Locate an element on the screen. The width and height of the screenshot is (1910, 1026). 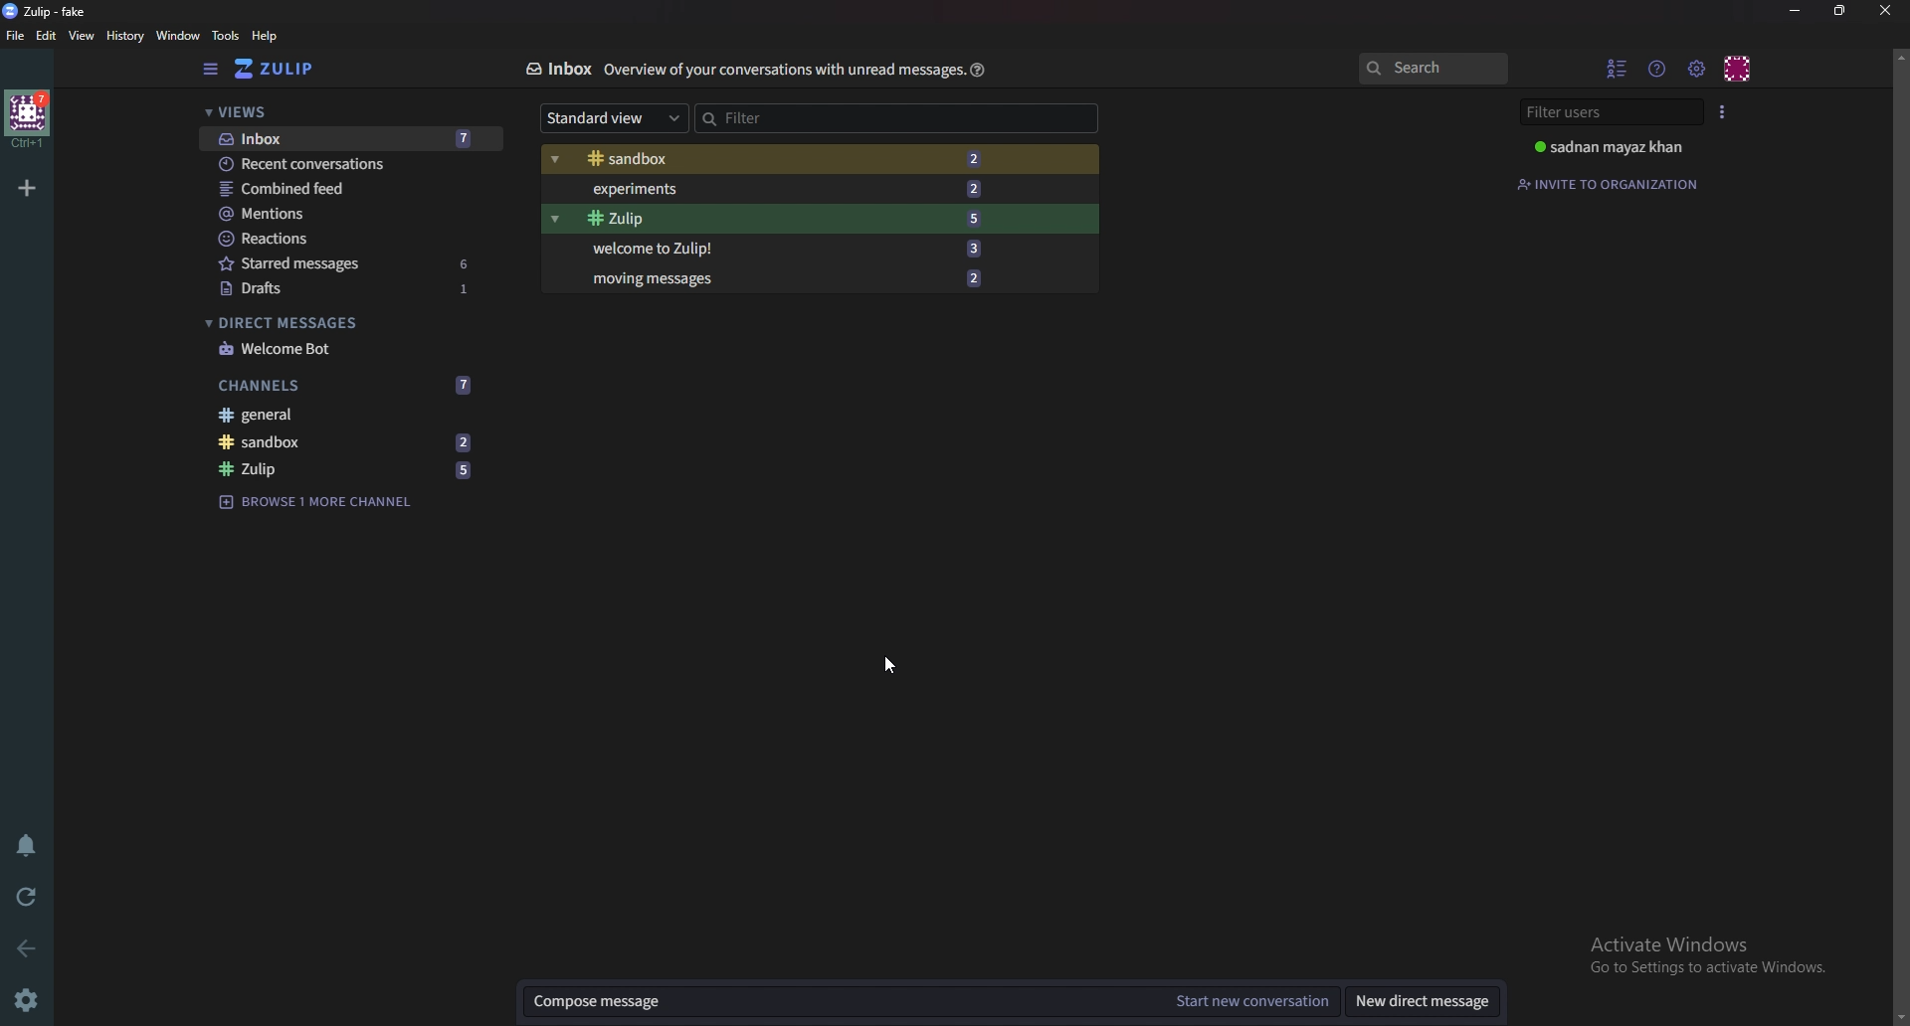
Channels is located at coordinates (350, 383).